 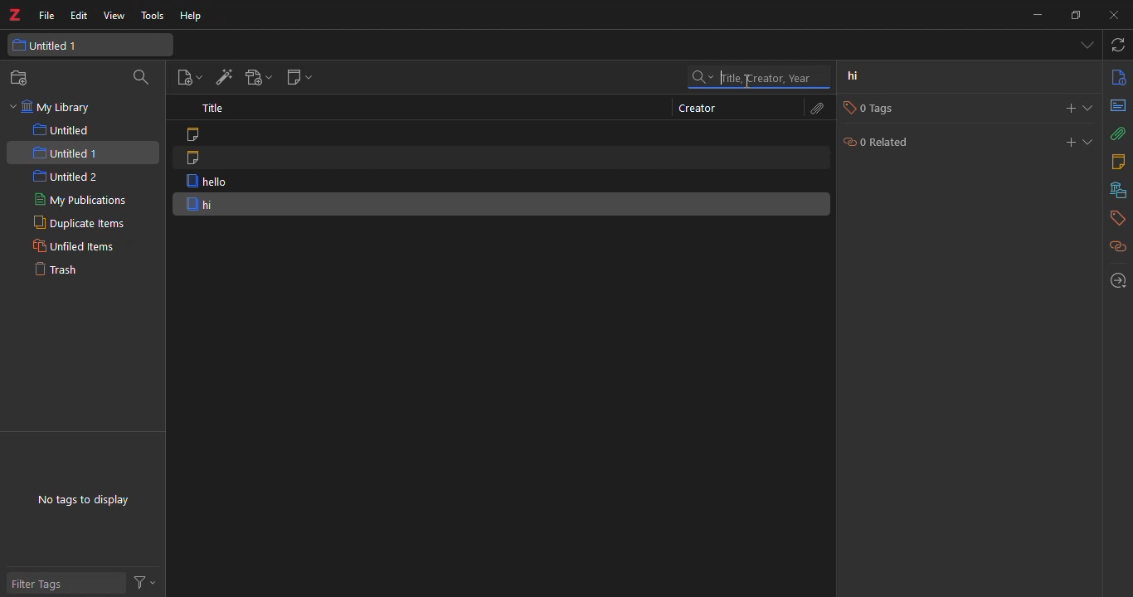 I want to click on info, so click(x=1118, y=76).